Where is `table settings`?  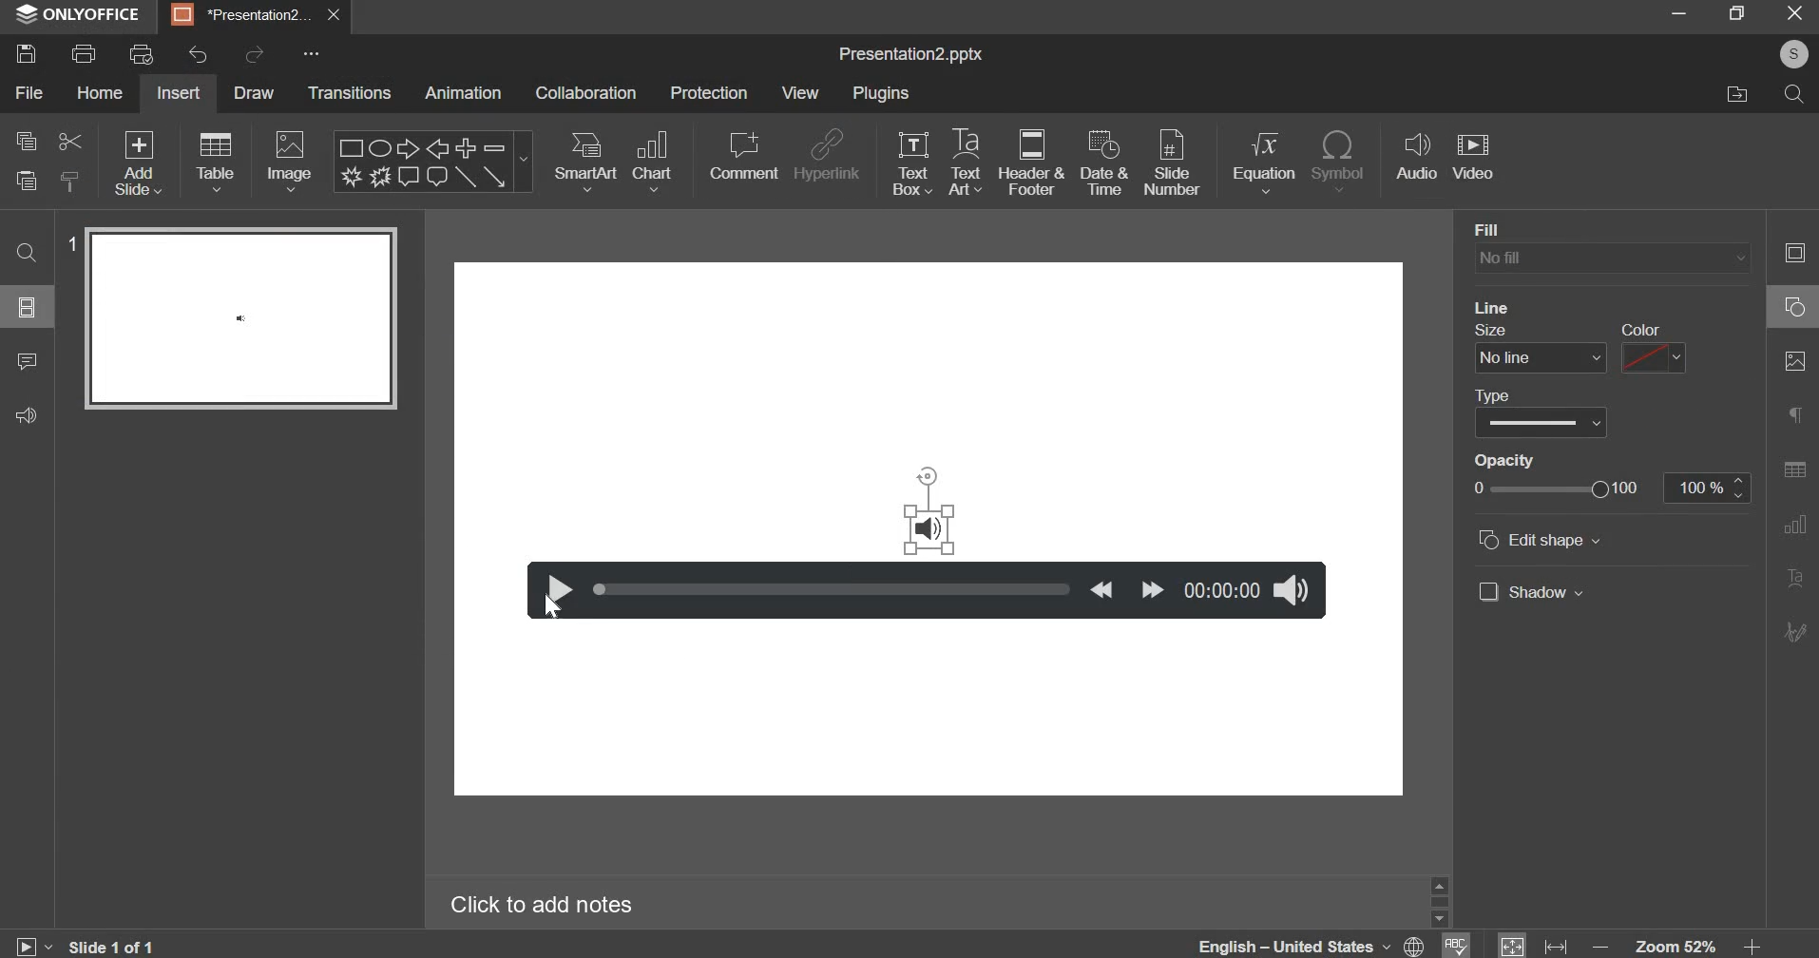 table settings is located at coordinates (1794, 469).